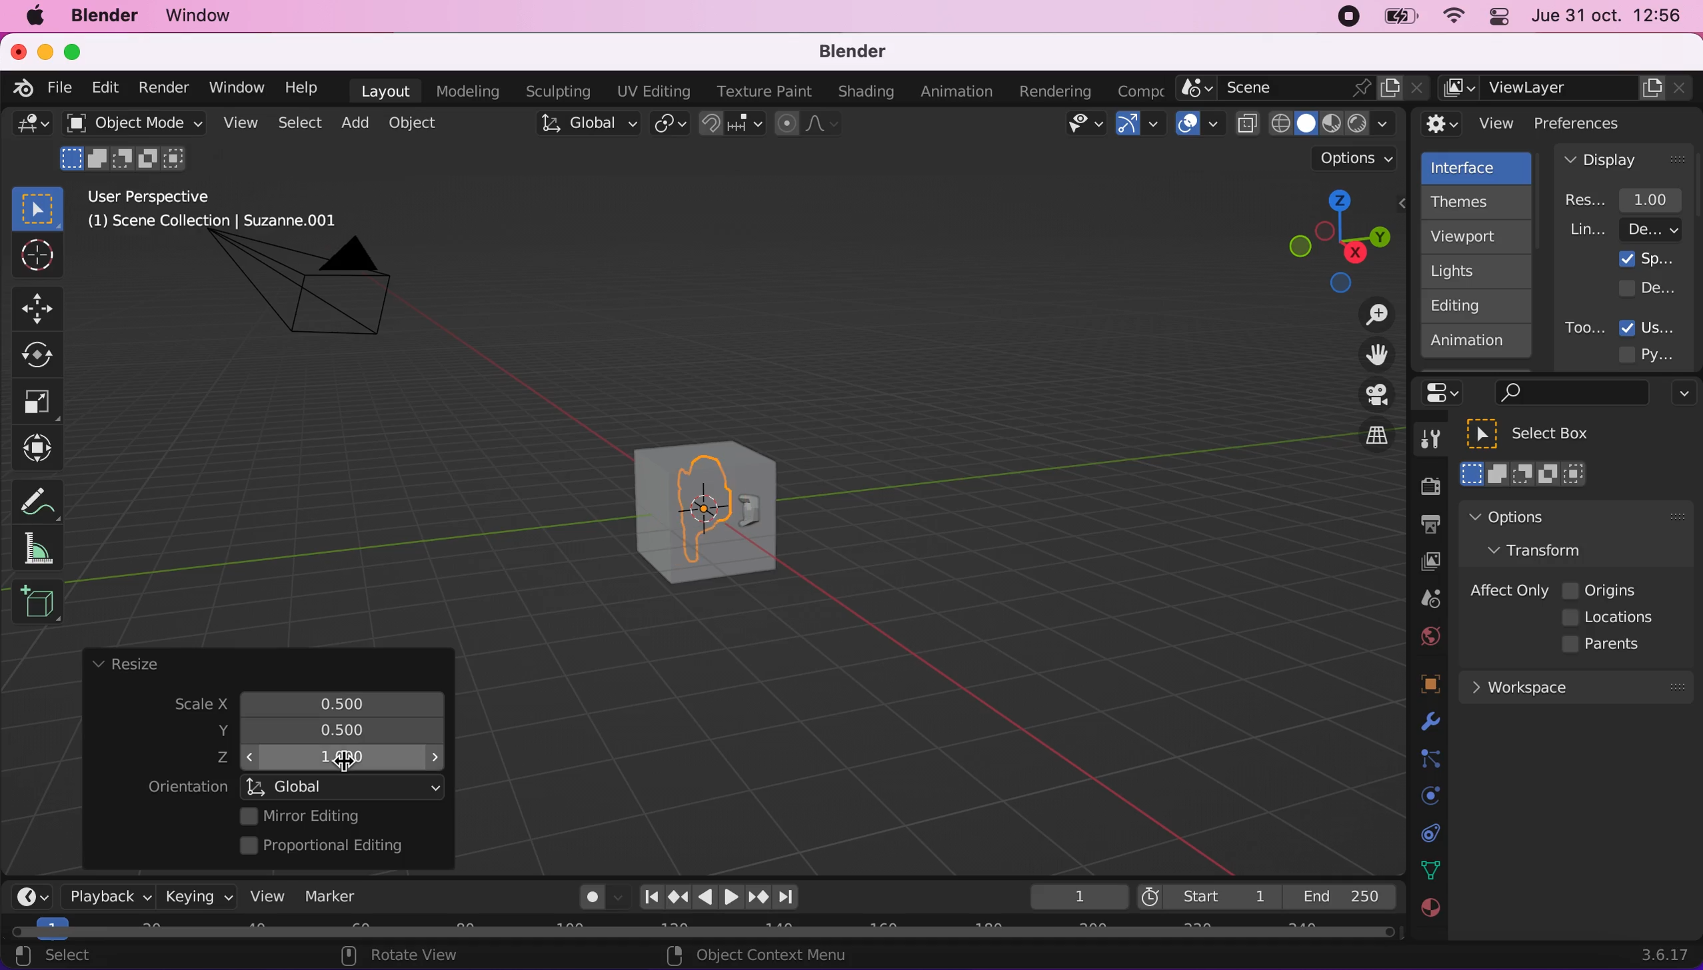  I want to click on resize, so click(125, 665).